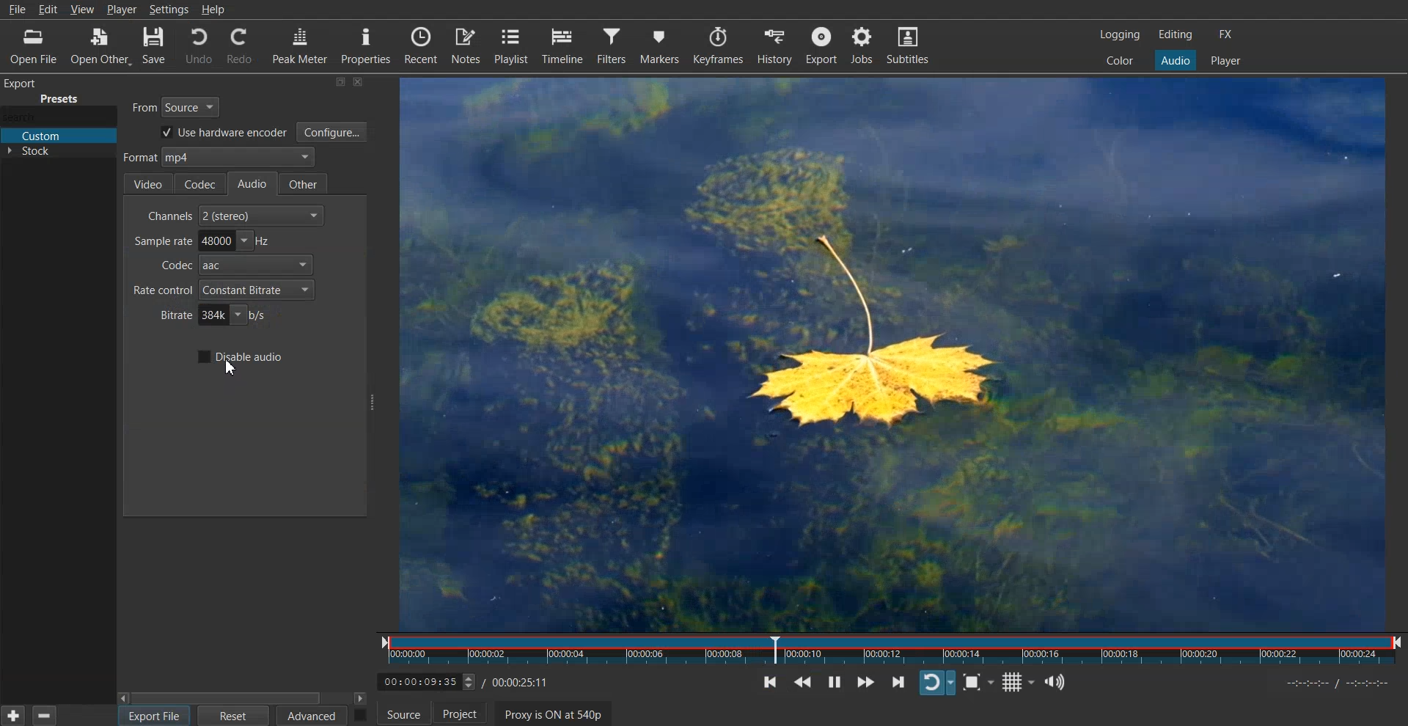 Image resolution: width=1408 pixels, height=726 pixels. I want to click on Edit, so click(50, 8).